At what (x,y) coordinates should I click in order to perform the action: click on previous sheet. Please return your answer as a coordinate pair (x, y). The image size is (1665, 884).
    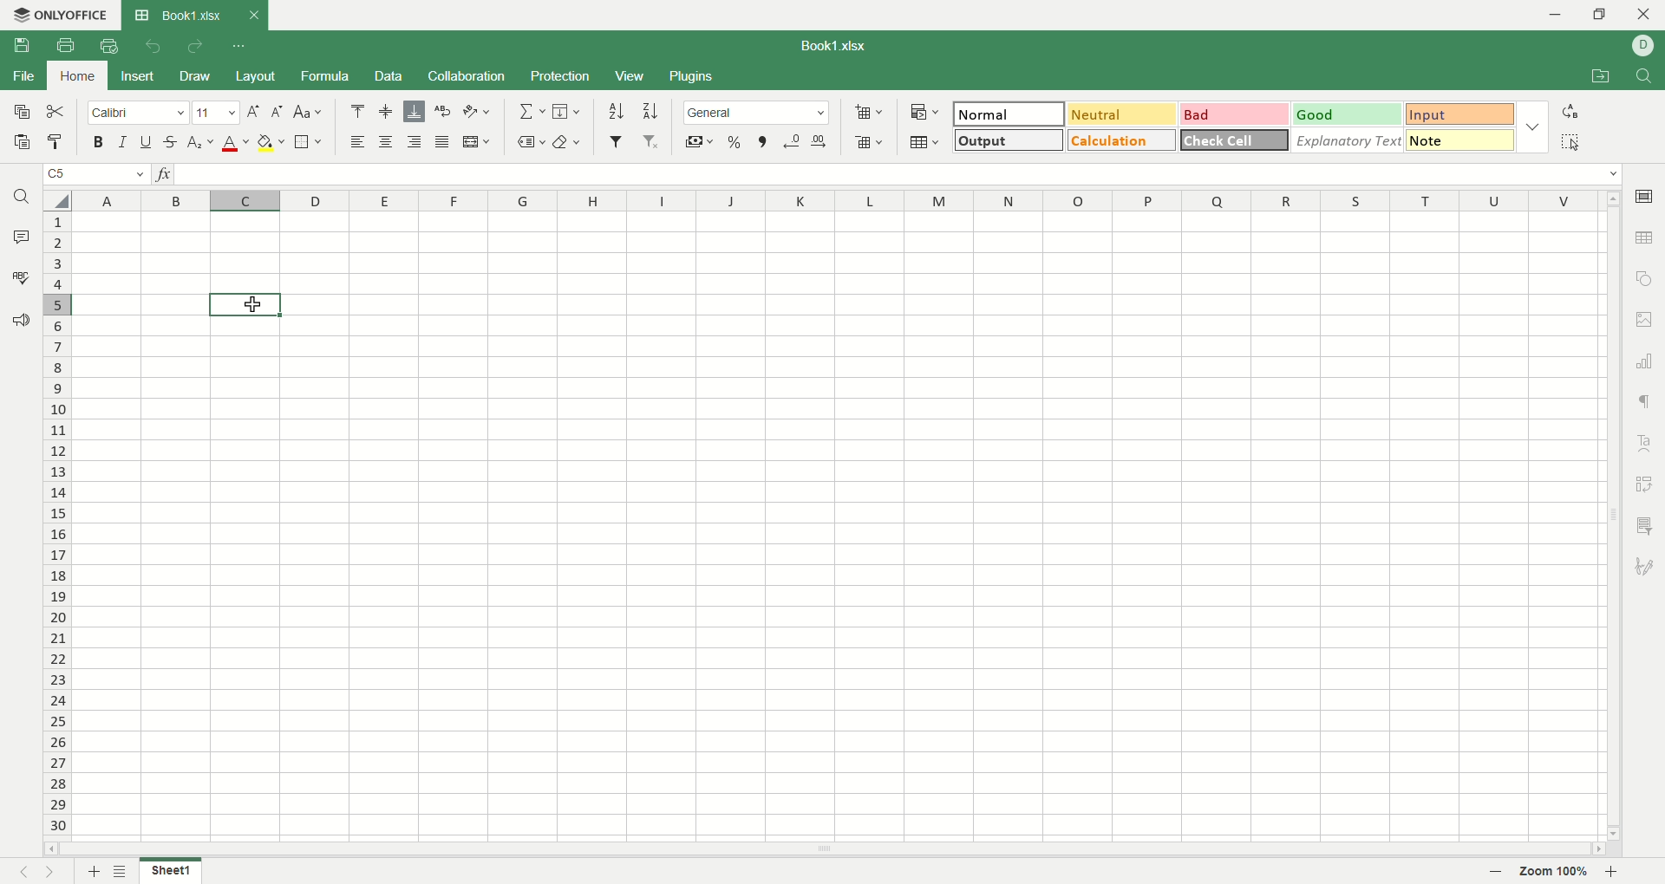
    Looking at the image, I should click on (16, 874).